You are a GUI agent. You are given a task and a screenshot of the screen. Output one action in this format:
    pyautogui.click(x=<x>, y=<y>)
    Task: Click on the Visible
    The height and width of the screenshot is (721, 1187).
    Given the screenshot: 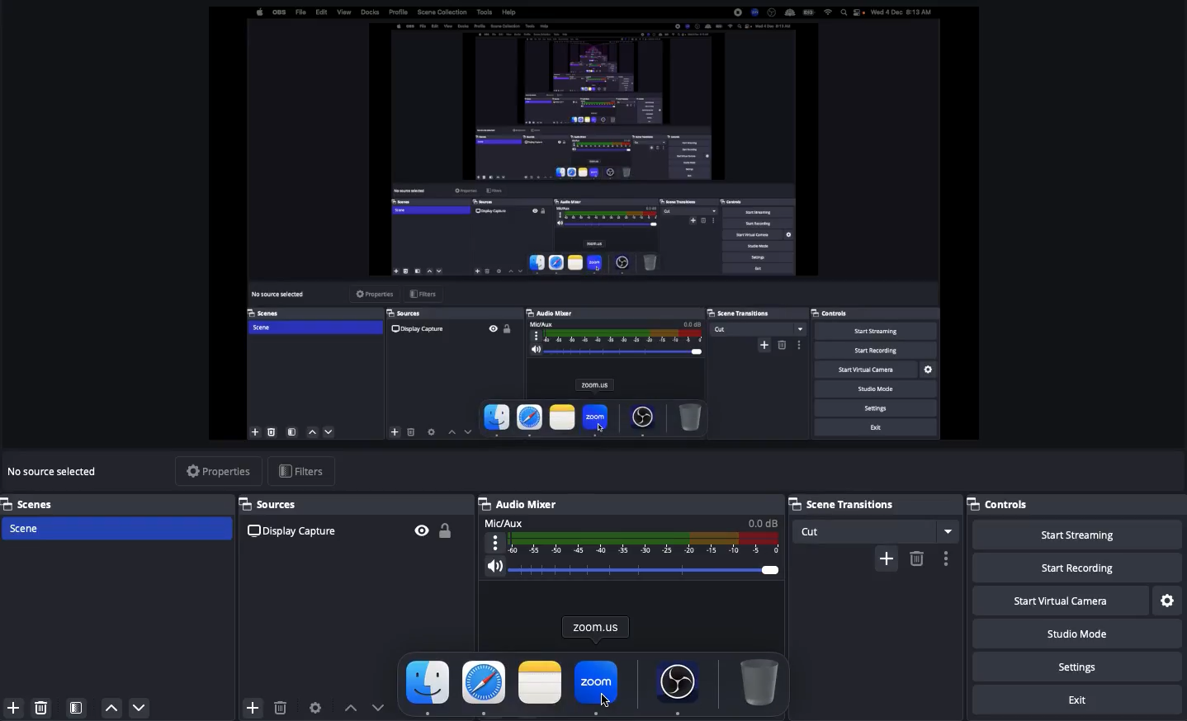 What is the action you would take?
    pyautogui.click(x=421, y=529)
    